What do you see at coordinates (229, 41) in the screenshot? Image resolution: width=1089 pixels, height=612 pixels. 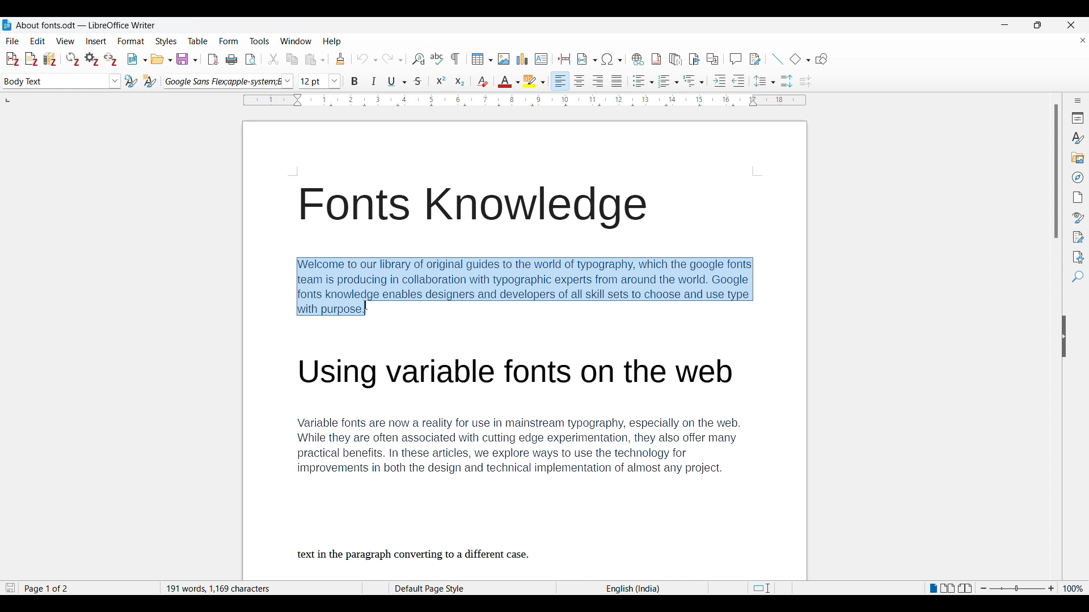 I see `Form menu` at bounding box center [229, 41].